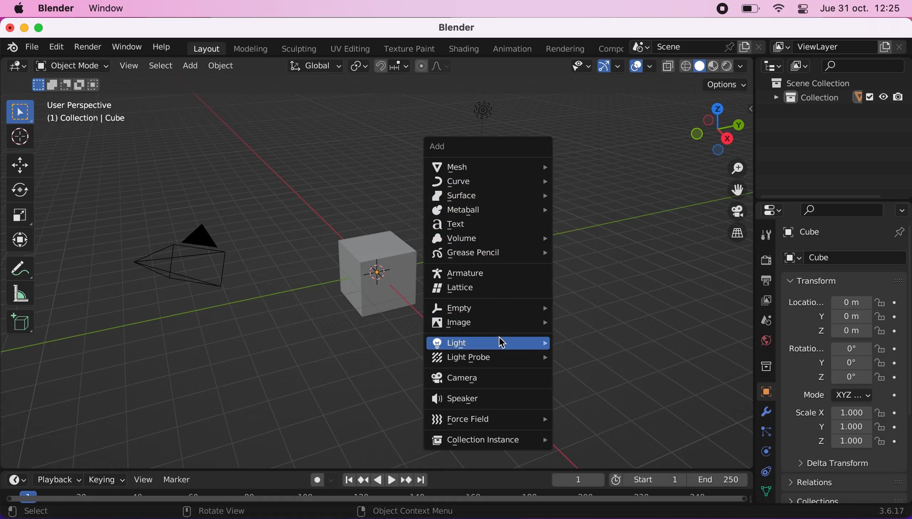 The height and width of the screenshot is (519, 912). What do you see at coordinates (9, 28) in the screenshot?
I see `close` at bounding box center [9, 28].